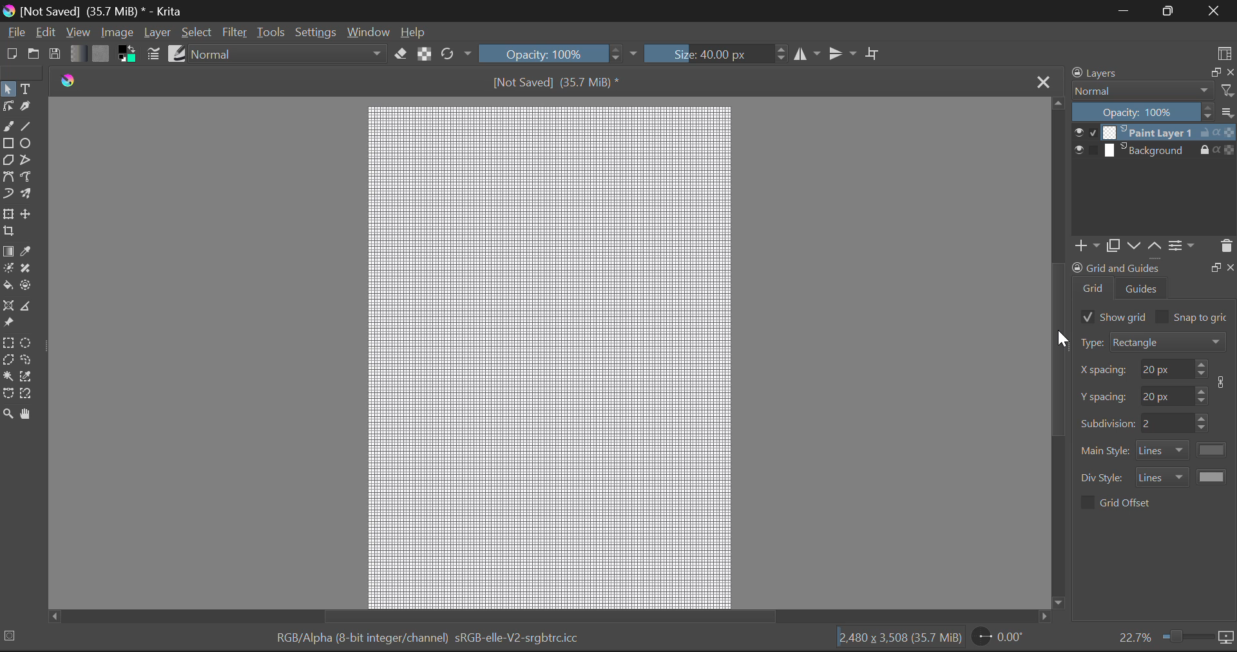 The image size is (1237, 652). I want to click on Line, so click(26, 128).